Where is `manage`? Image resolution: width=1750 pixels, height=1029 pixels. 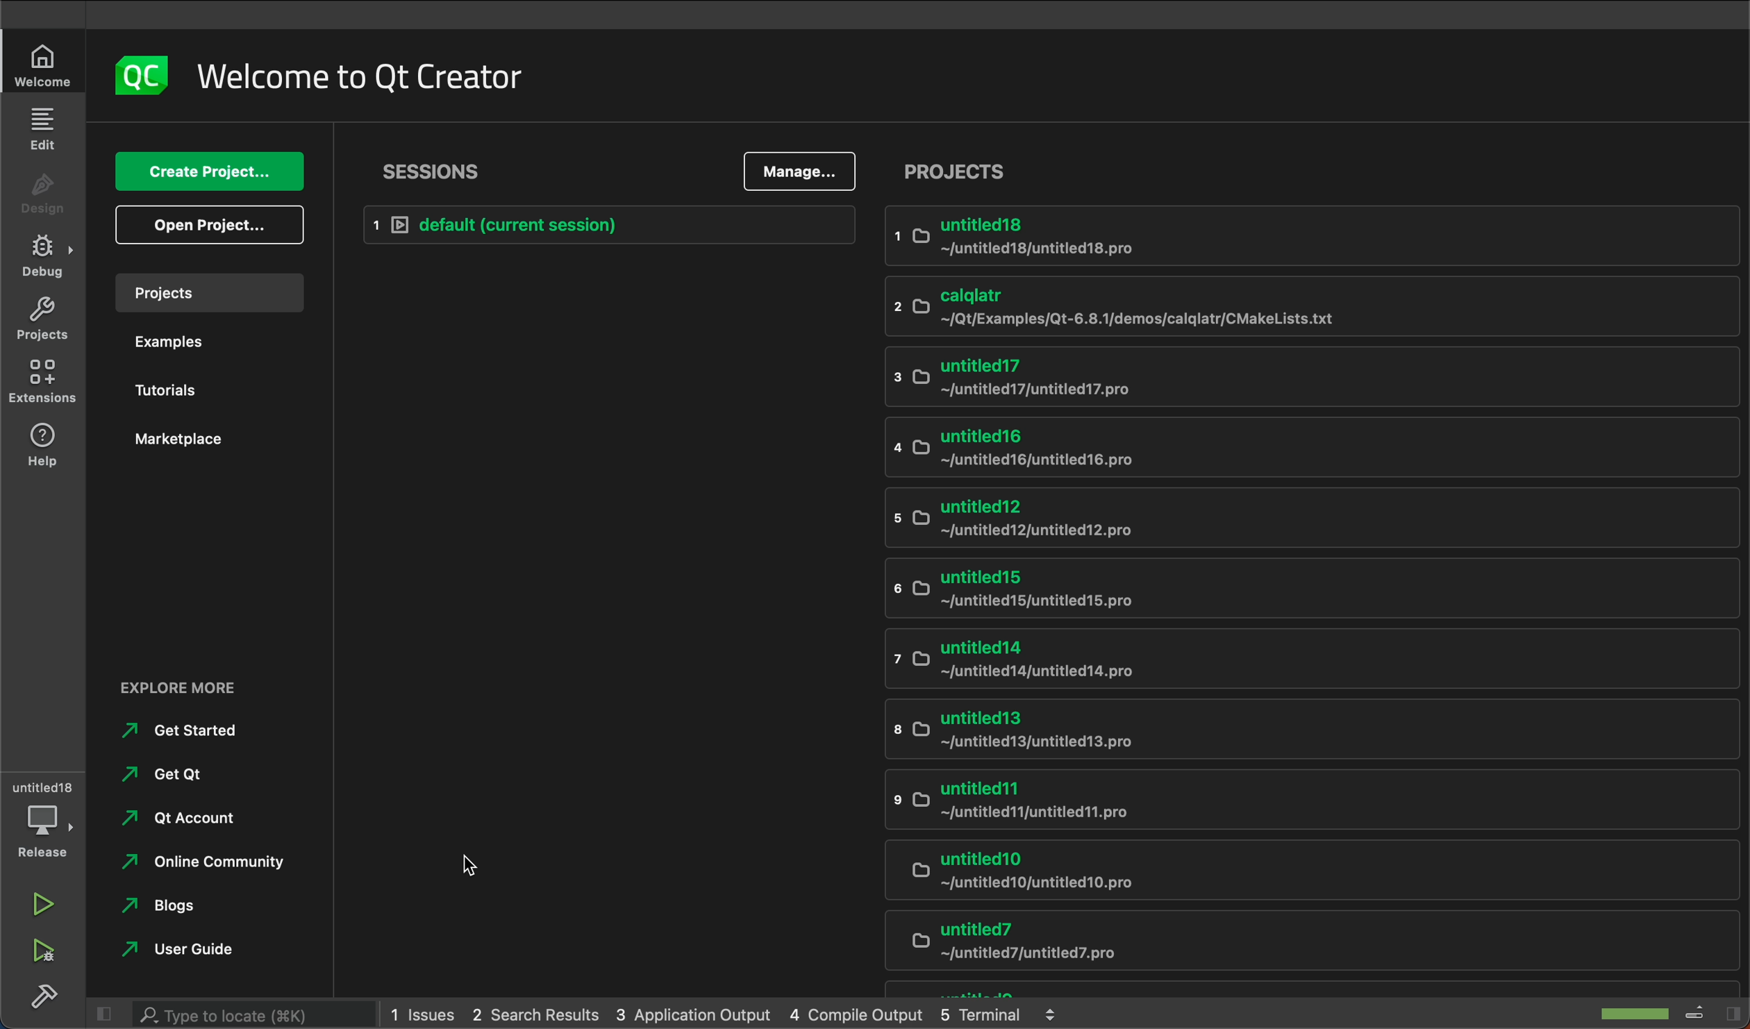
manage is located at coordinates (804, 171).